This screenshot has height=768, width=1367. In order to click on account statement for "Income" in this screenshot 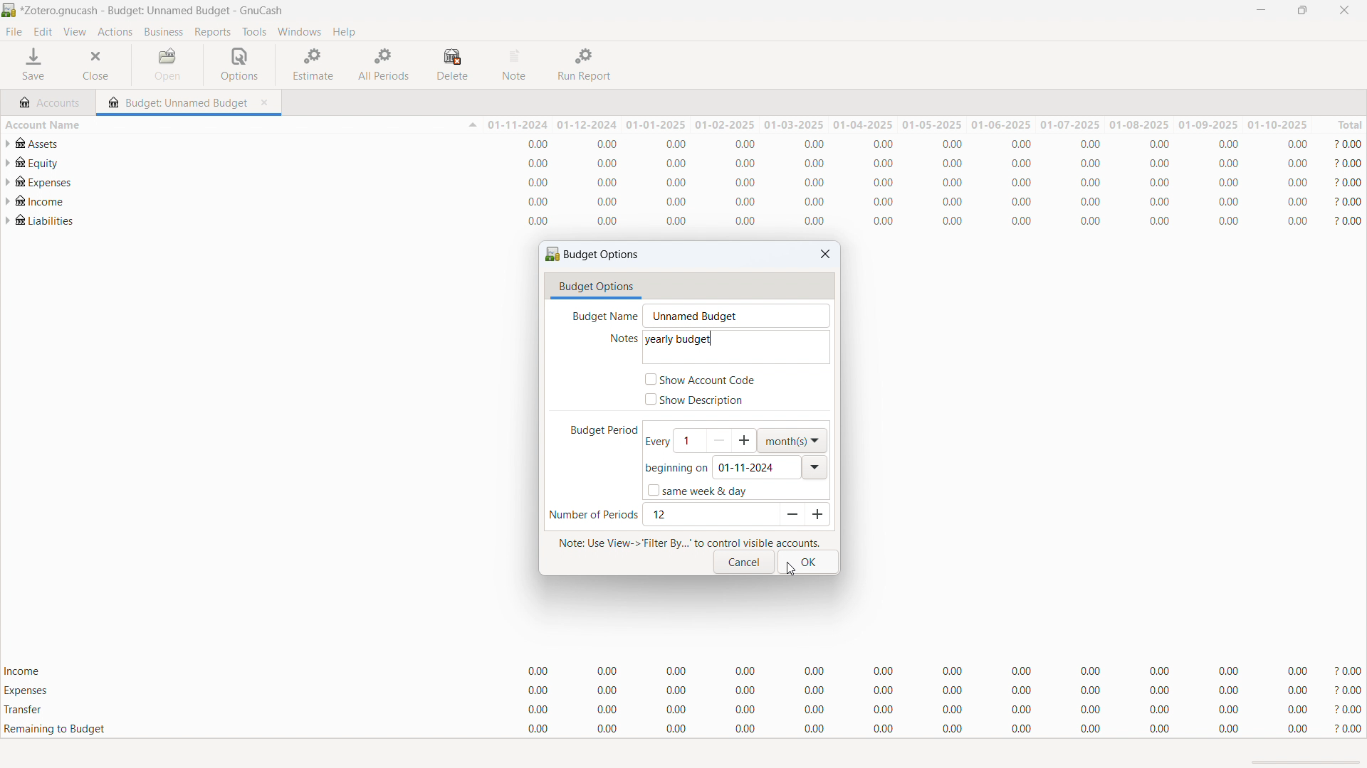, I will do `click(693, 201)`.